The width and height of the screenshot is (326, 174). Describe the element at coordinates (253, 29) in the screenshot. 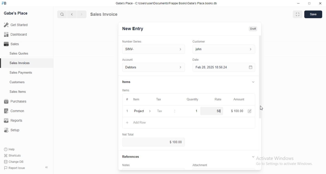

I see `Draft` at that location.